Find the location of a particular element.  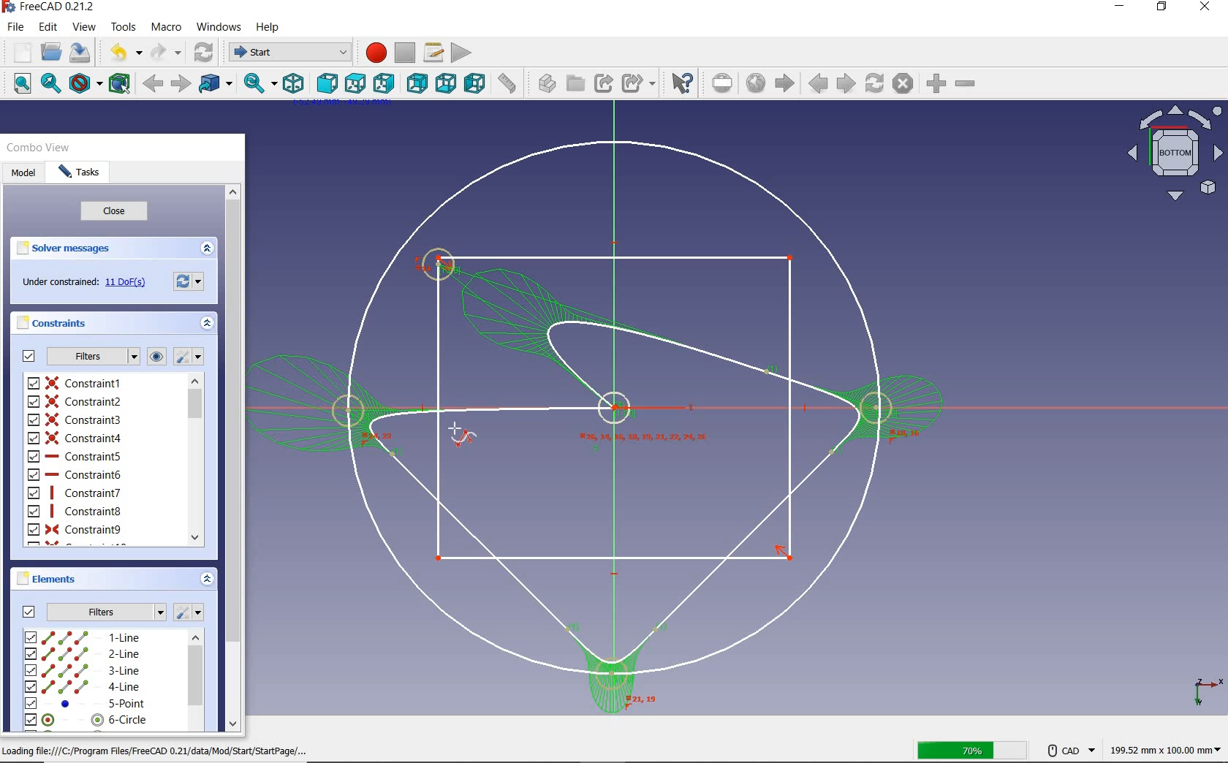

view is located at coordinates (86, 27).